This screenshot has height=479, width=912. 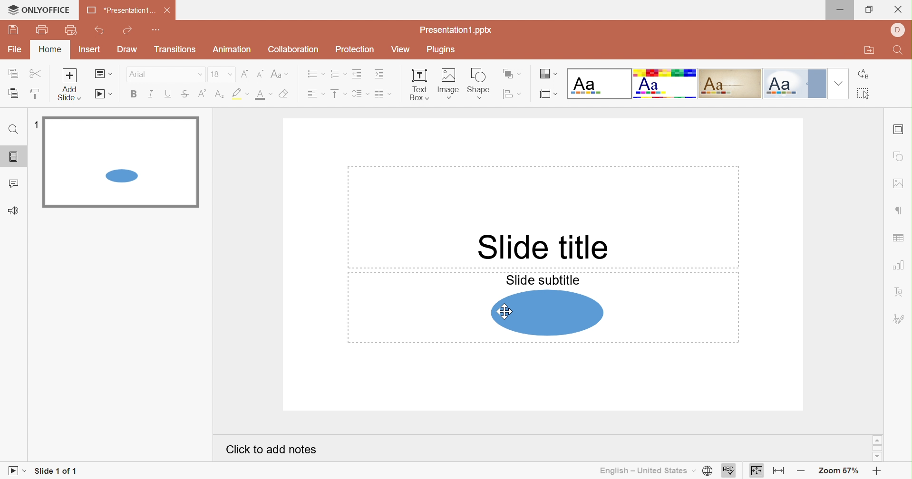 What do you see at coordinates (547, 74) in the screenshot?
I see `Change color theme` at bounding box center [547, 74].